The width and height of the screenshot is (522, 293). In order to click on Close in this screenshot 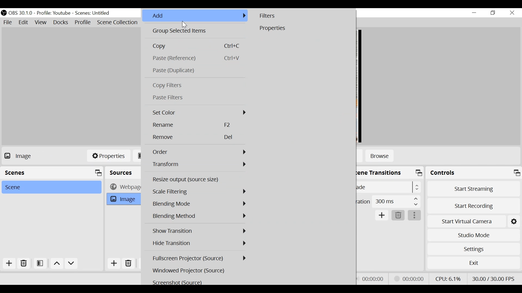, I will do `click(512, 13)`.